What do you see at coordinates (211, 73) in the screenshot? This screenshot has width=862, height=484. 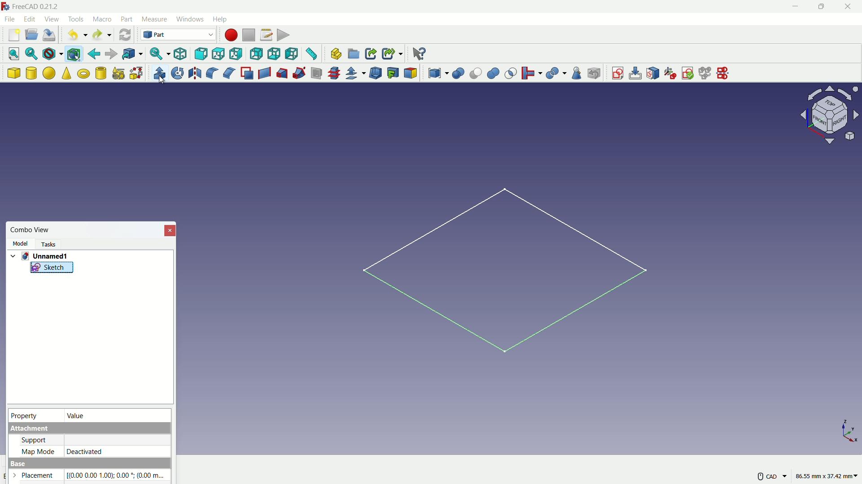 I see `fillet` at bounding box center [211, 73].